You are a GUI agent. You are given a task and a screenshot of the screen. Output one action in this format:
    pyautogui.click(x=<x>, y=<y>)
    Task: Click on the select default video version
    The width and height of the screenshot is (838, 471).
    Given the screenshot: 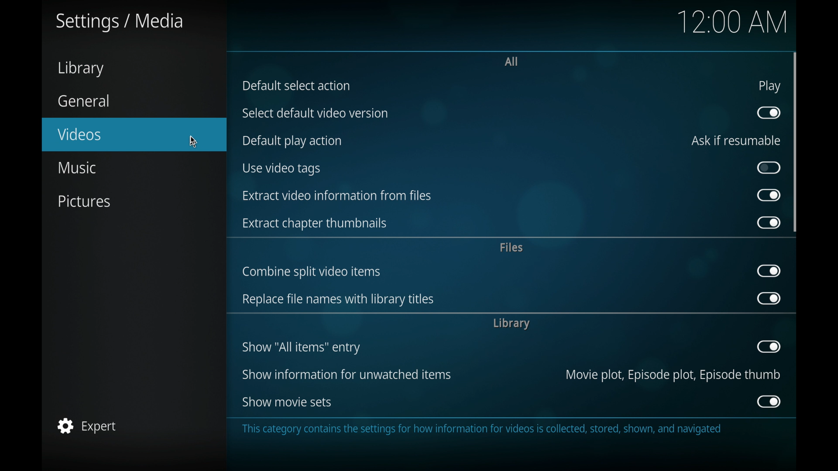 What is the action you would take?
    pyautogui.click(x=315, y=113)
    